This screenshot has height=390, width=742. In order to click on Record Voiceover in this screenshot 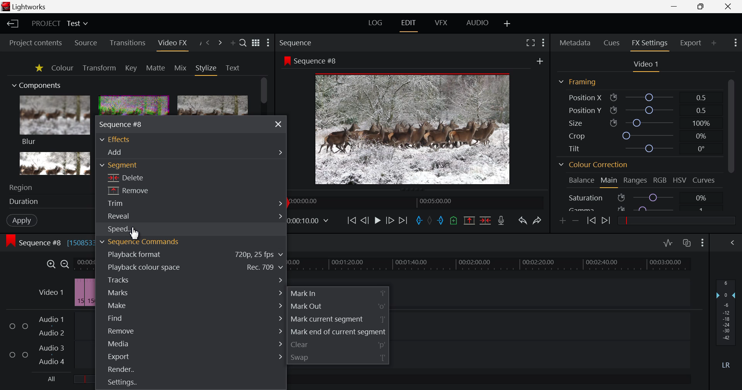, I will do `click(502, 221)`.